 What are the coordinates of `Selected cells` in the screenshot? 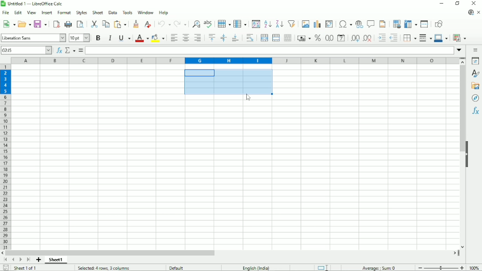 It's located at (227, 82).